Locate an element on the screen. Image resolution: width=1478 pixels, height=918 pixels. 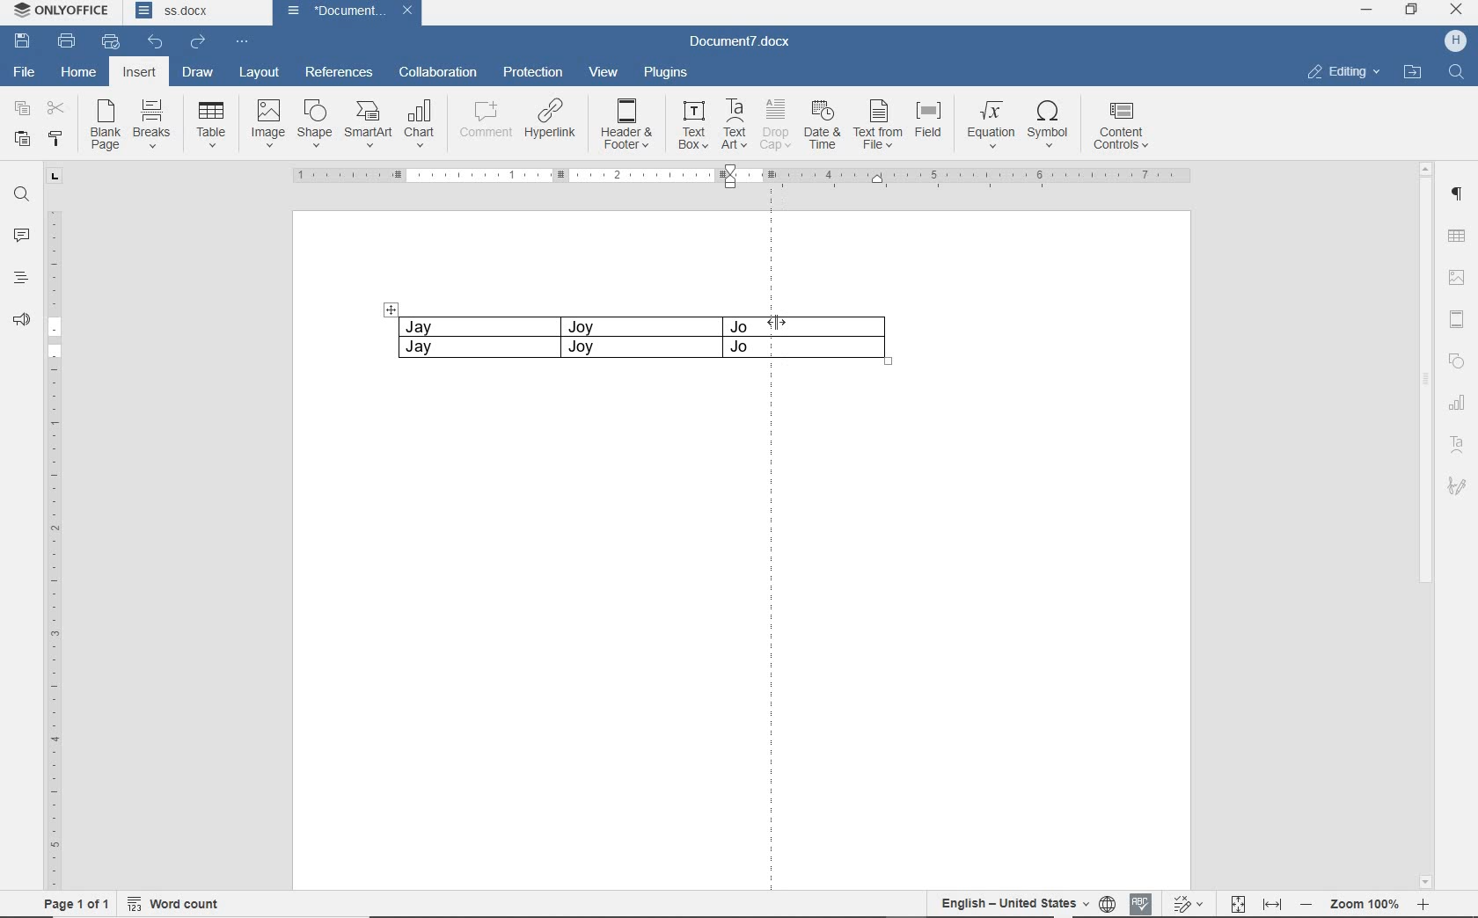
VIEW is located at coordinates (604, 71).